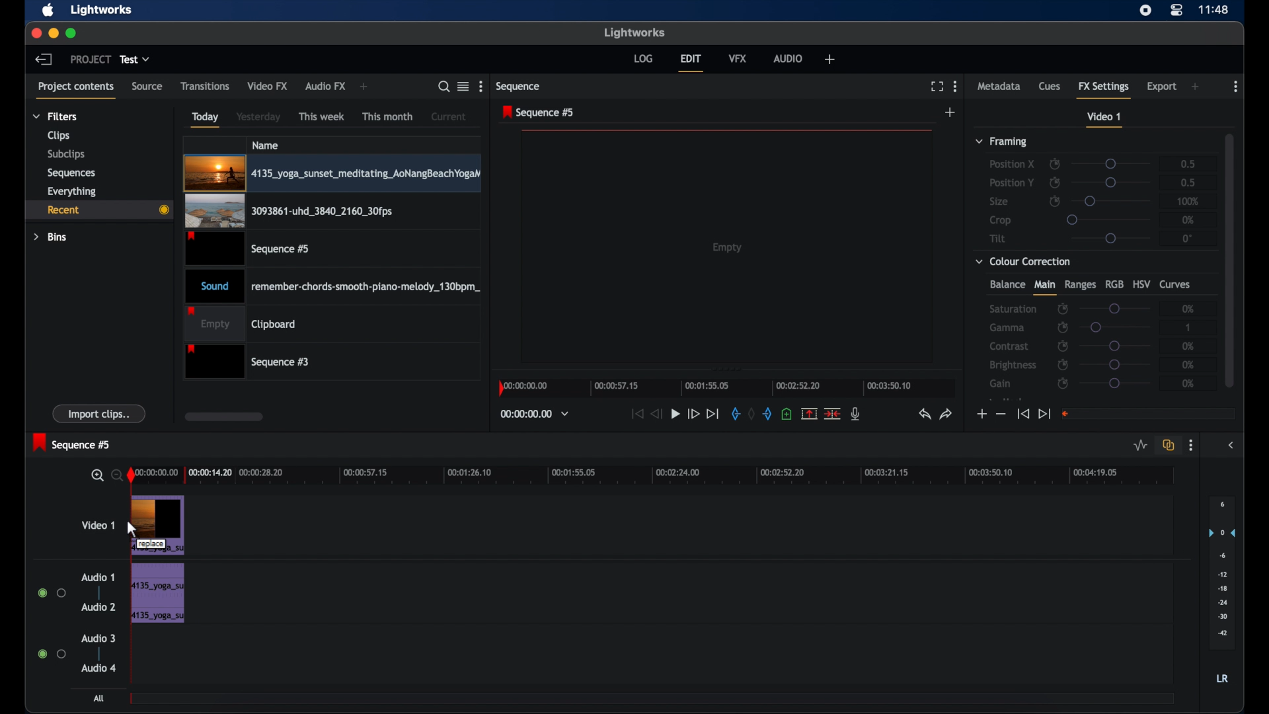 Image resolution: width=1269 pixels, height=714 pixels. I want to click on yesterday, so click(258, 117).